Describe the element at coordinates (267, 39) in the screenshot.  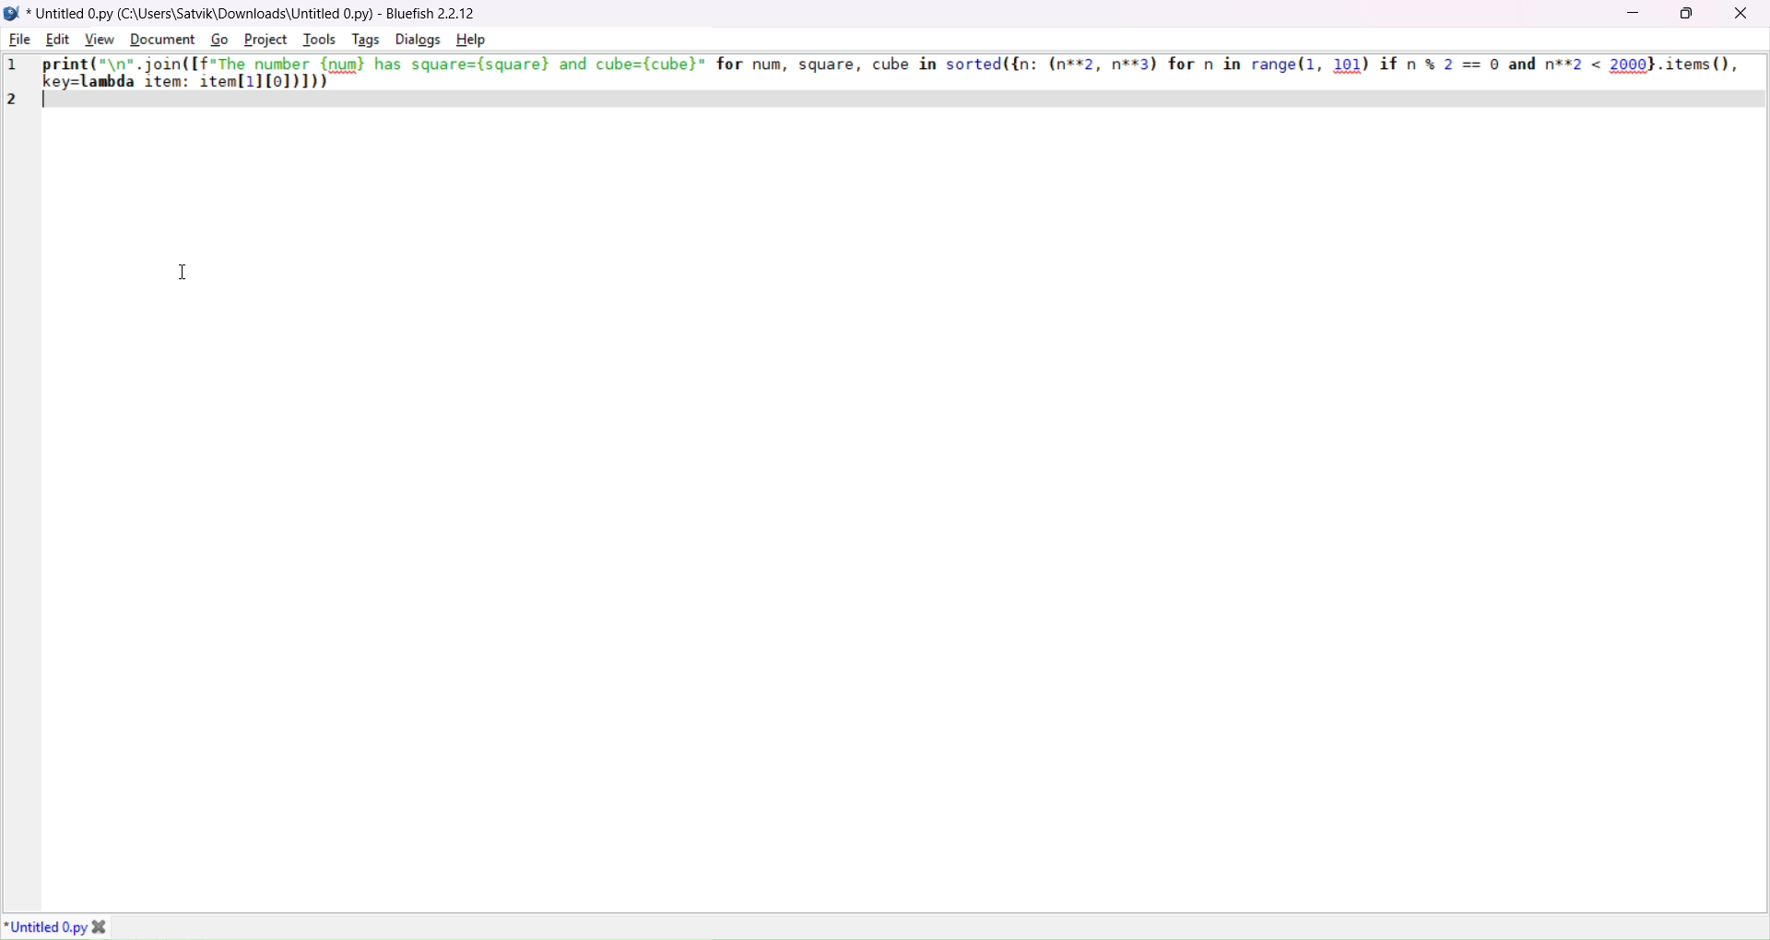
I see `project` at that location.